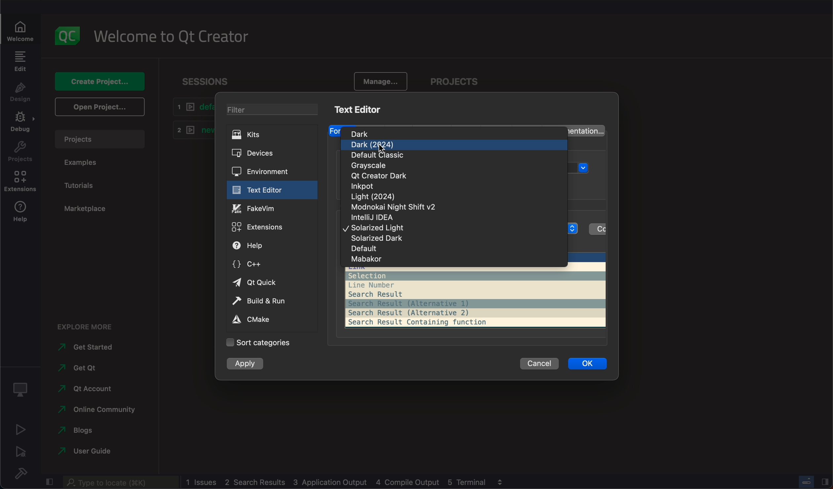 The width and height of the screenshot is (833, 489). Describe the element at coordinates (101, 139) in the screenshot. I see `project` at that location.